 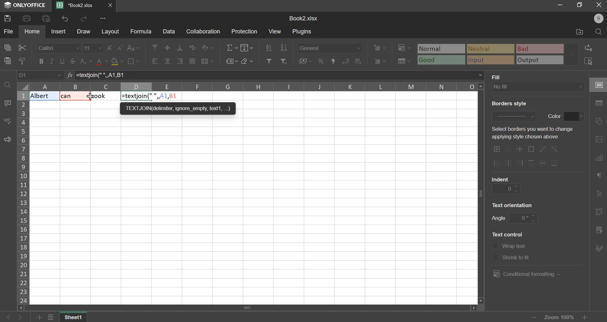 What do you see at coordinates (254, 87) in the screenshot?
I see `columns` at bounding box center [254, 87].